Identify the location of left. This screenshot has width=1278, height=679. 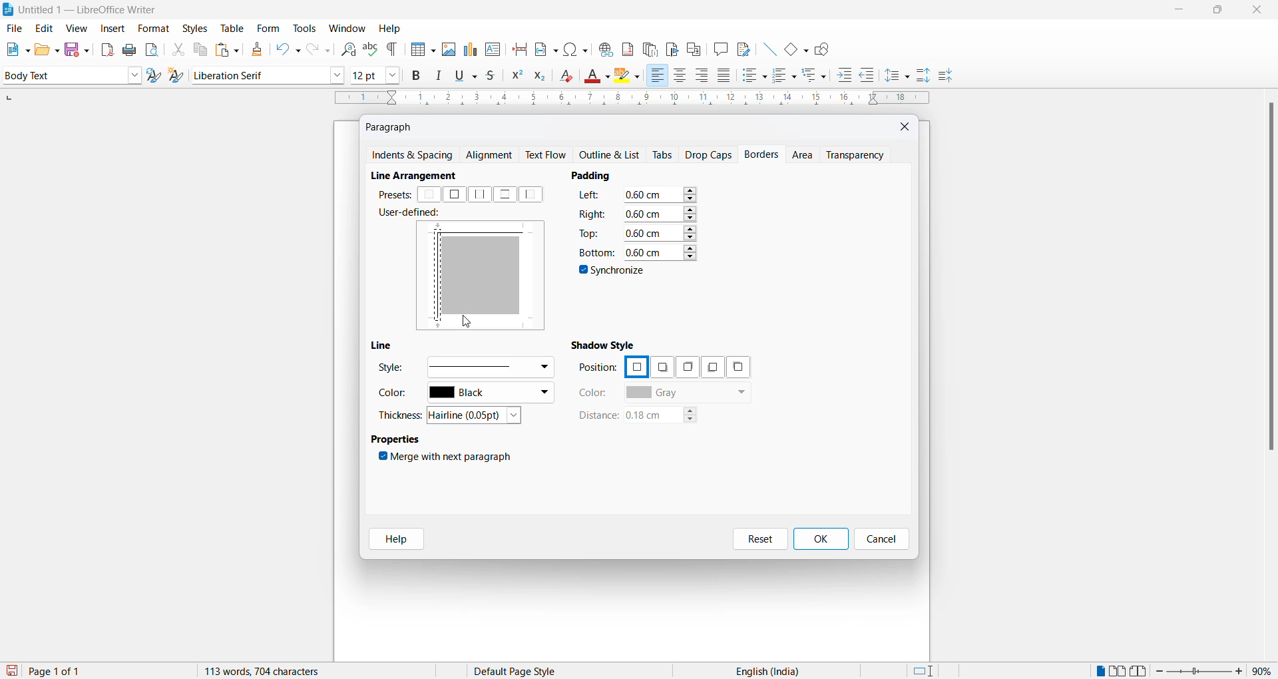
(534, 194).